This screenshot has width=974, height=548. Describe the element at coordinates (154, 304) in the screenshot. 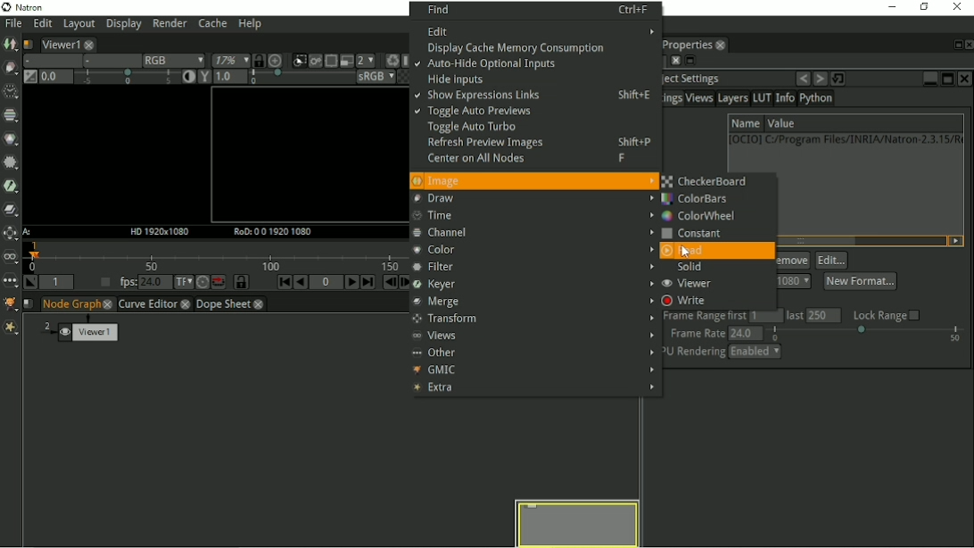

I see `Curve Editor` at that location.